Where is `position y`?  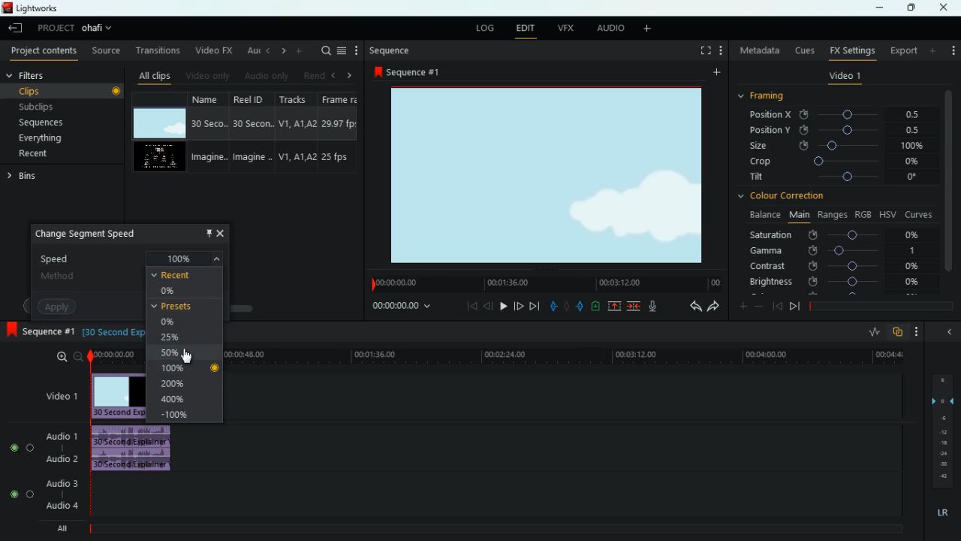
position y is located at coordinates (837, 130).